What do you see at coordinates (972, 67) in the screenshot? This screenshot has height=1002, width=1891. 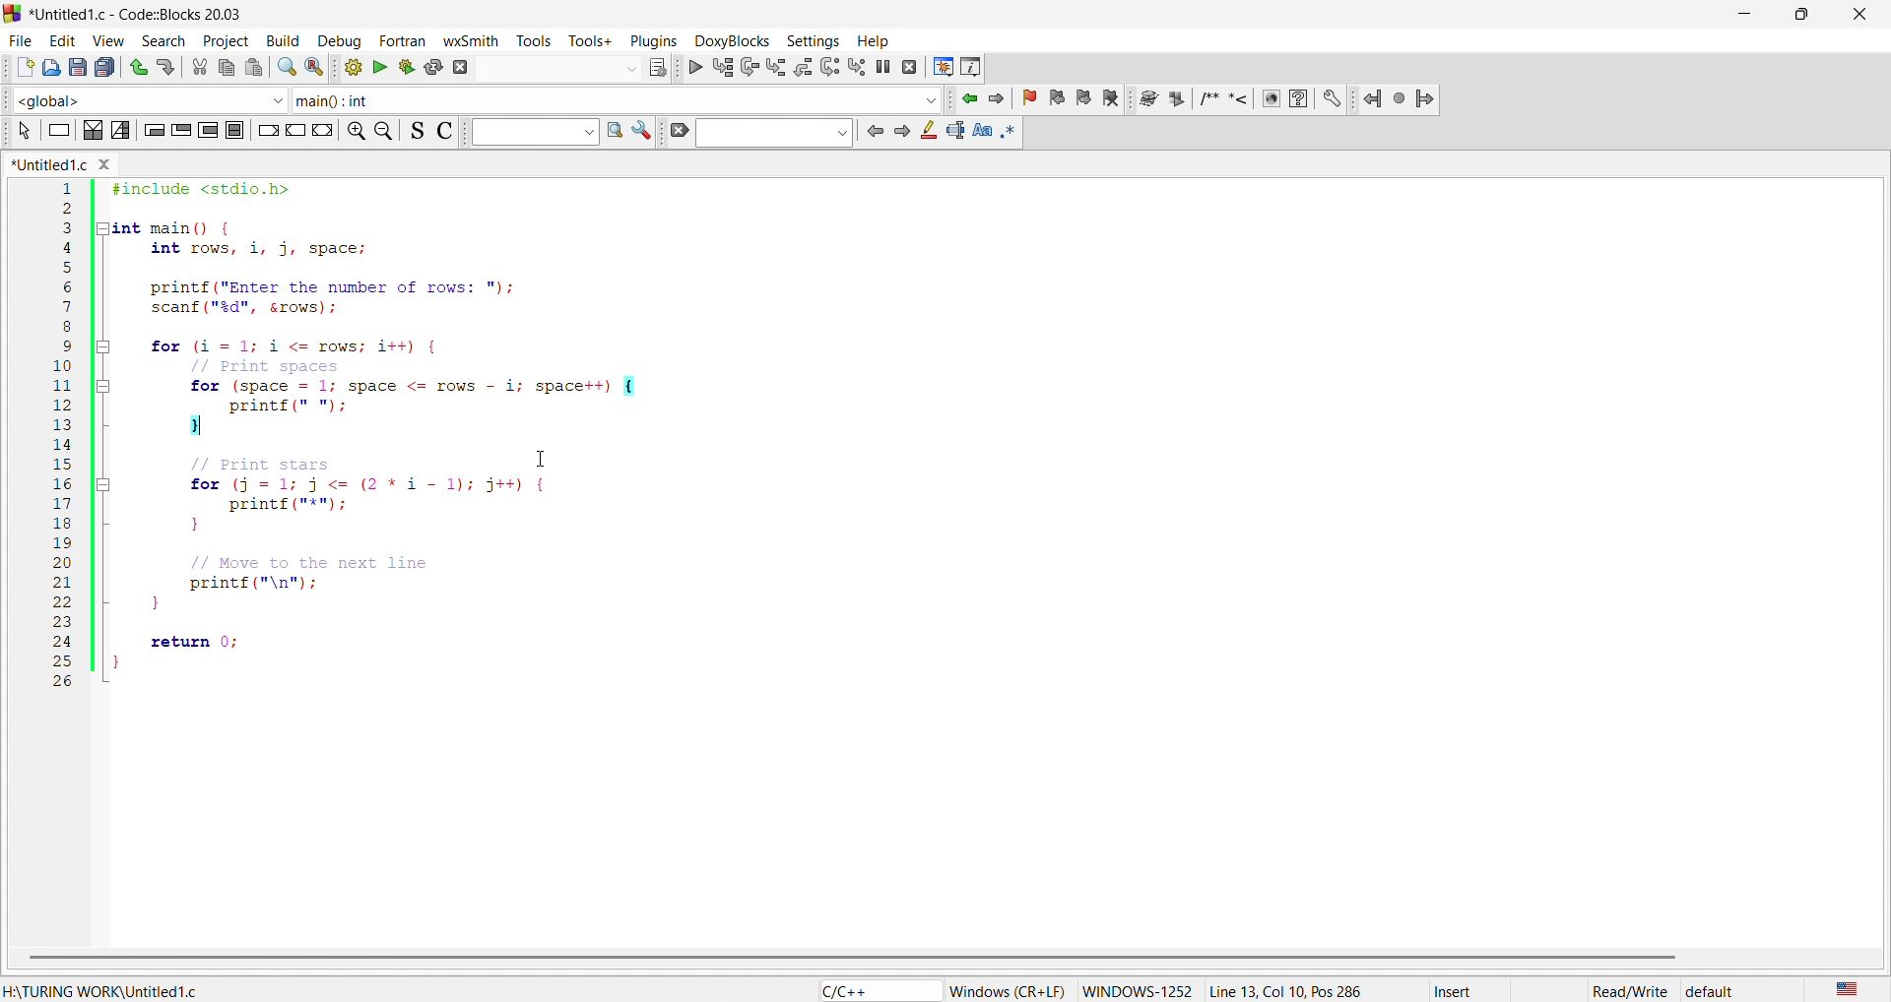 I see `info` at bounding box center [972, 67].